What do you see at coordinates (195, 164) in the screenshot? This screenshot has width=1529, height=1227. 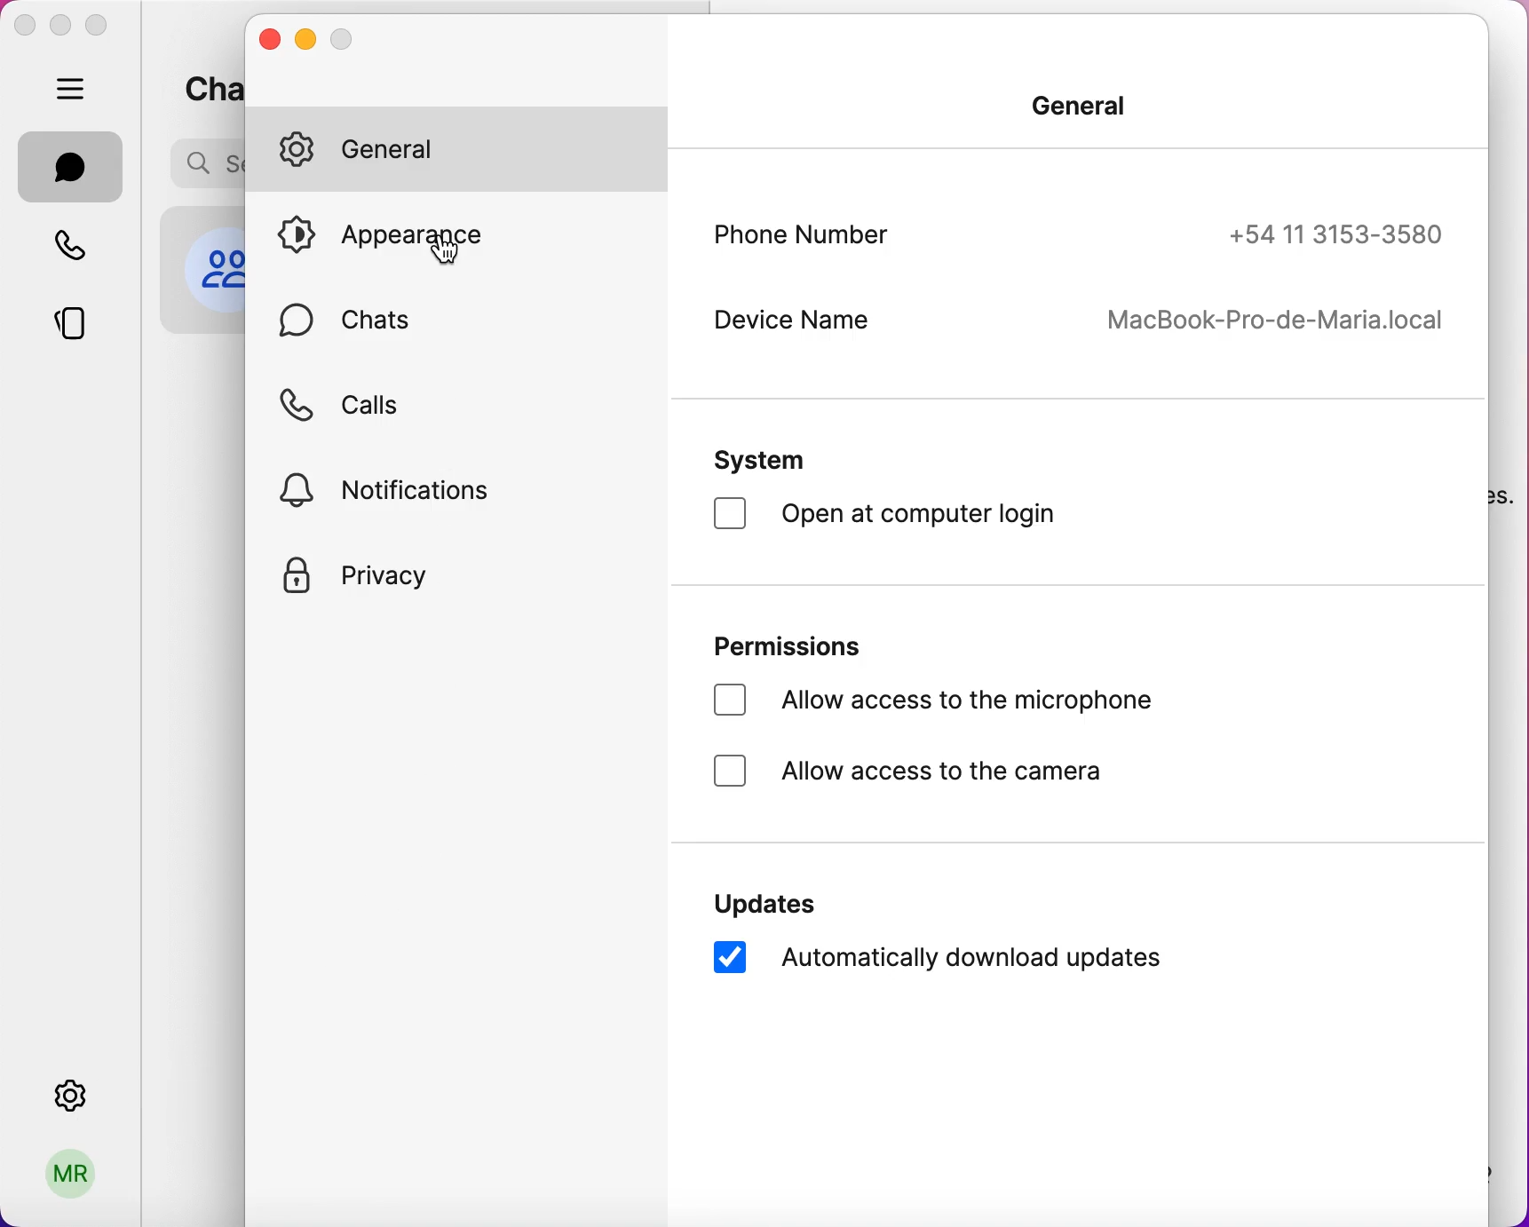 I see `search` at bounding box center [195, 164].